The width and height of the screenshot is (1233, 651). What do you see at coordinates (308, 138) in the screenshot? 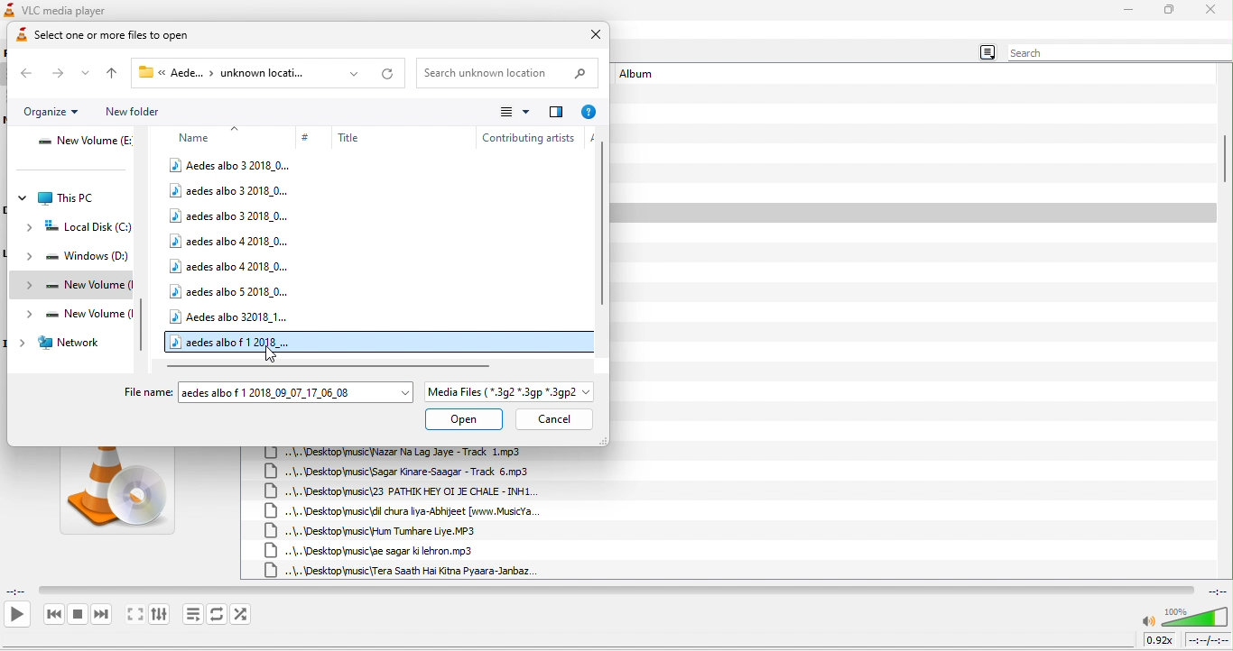
I see `#` at bounding box center [308, 138].